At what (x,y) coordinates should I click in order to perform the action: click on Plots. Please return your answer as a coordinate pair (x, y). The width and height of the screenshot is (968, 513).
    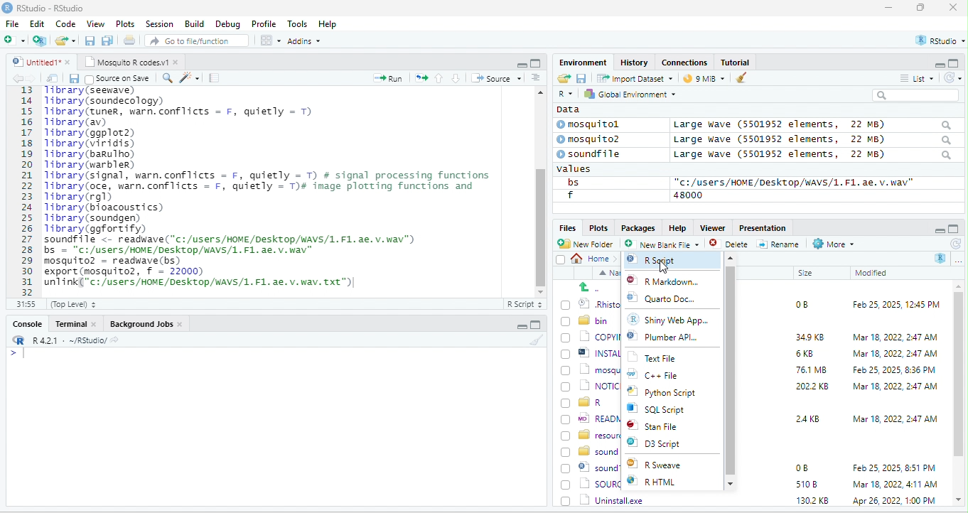
    Looking at the image, I should click on (126, 23).